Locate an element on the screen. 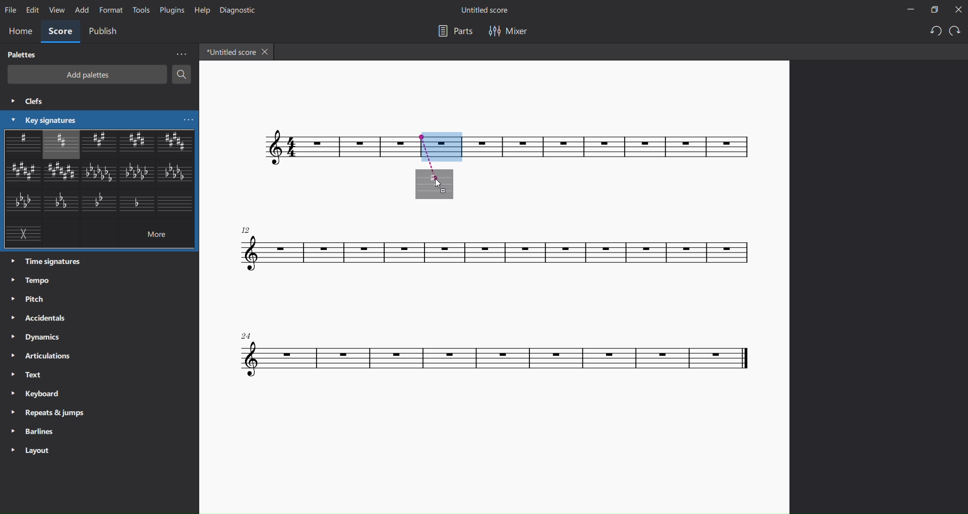  other key signatures is located at coordinates (102, 175).